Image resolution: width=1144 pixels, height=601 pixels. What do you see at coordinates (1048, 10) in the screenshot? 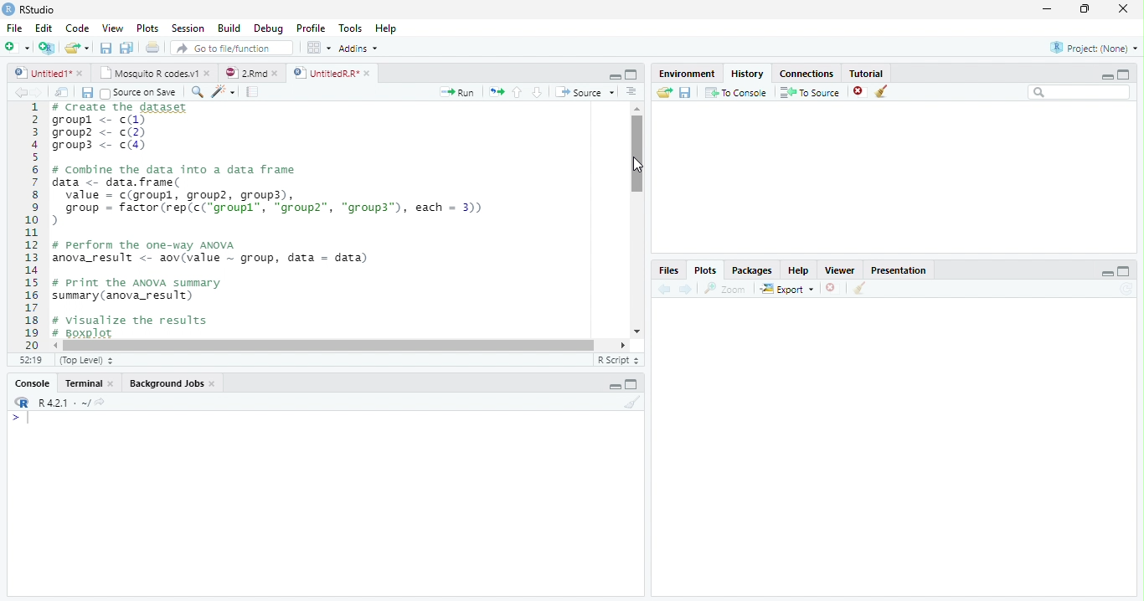
I see `Minimize` at bounding box center [1048, 10].